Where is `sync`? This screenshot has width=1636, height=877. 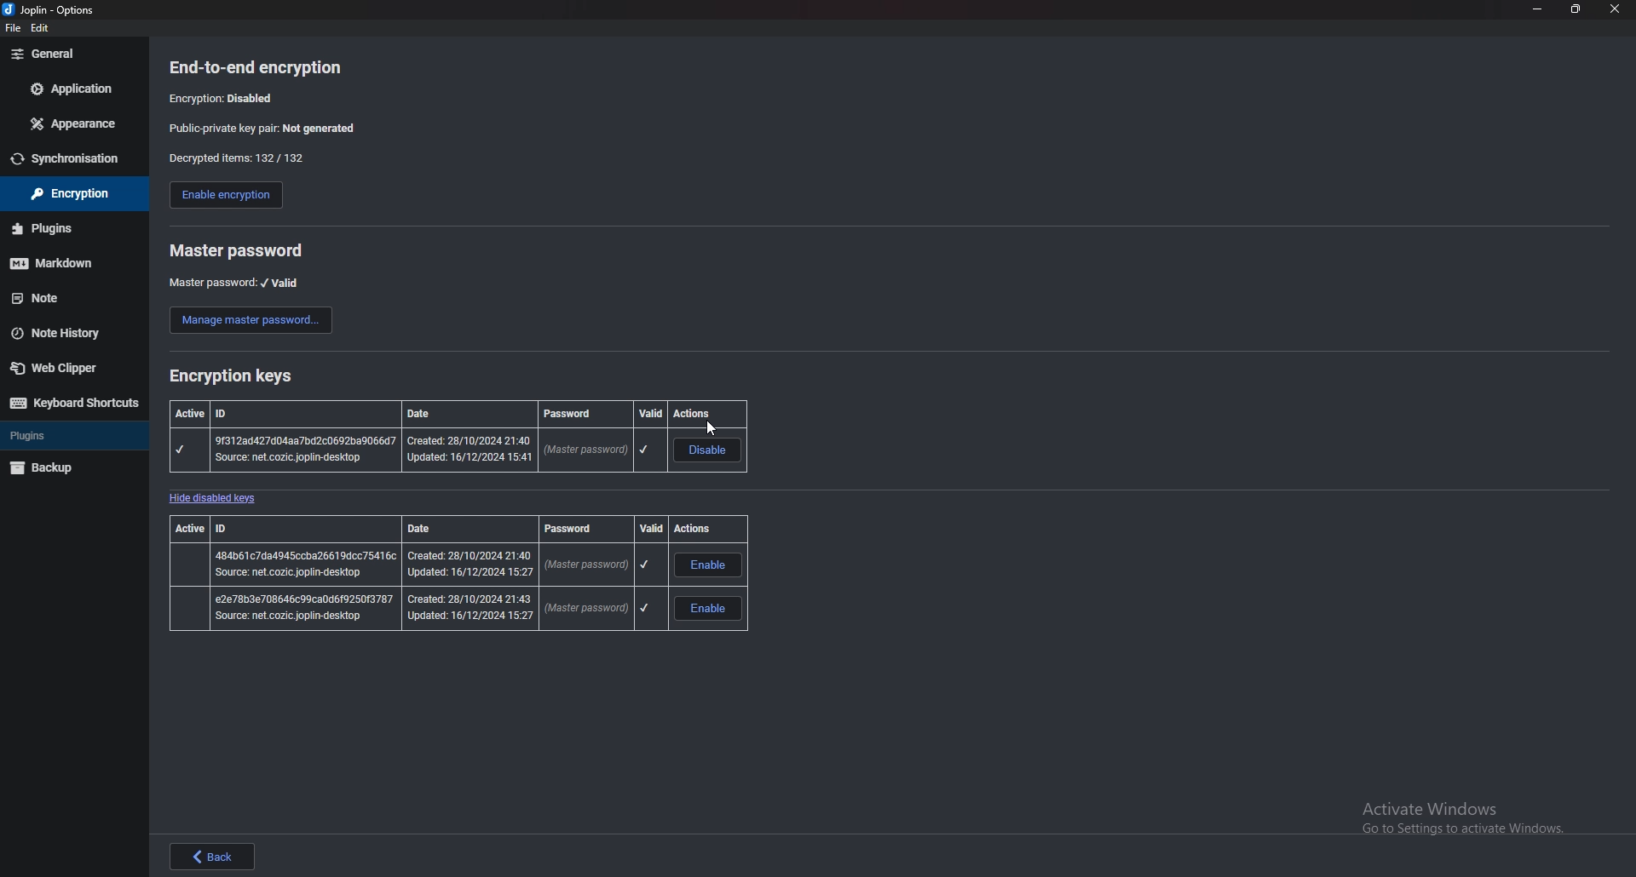
sync is located at coordinates (72, 159).